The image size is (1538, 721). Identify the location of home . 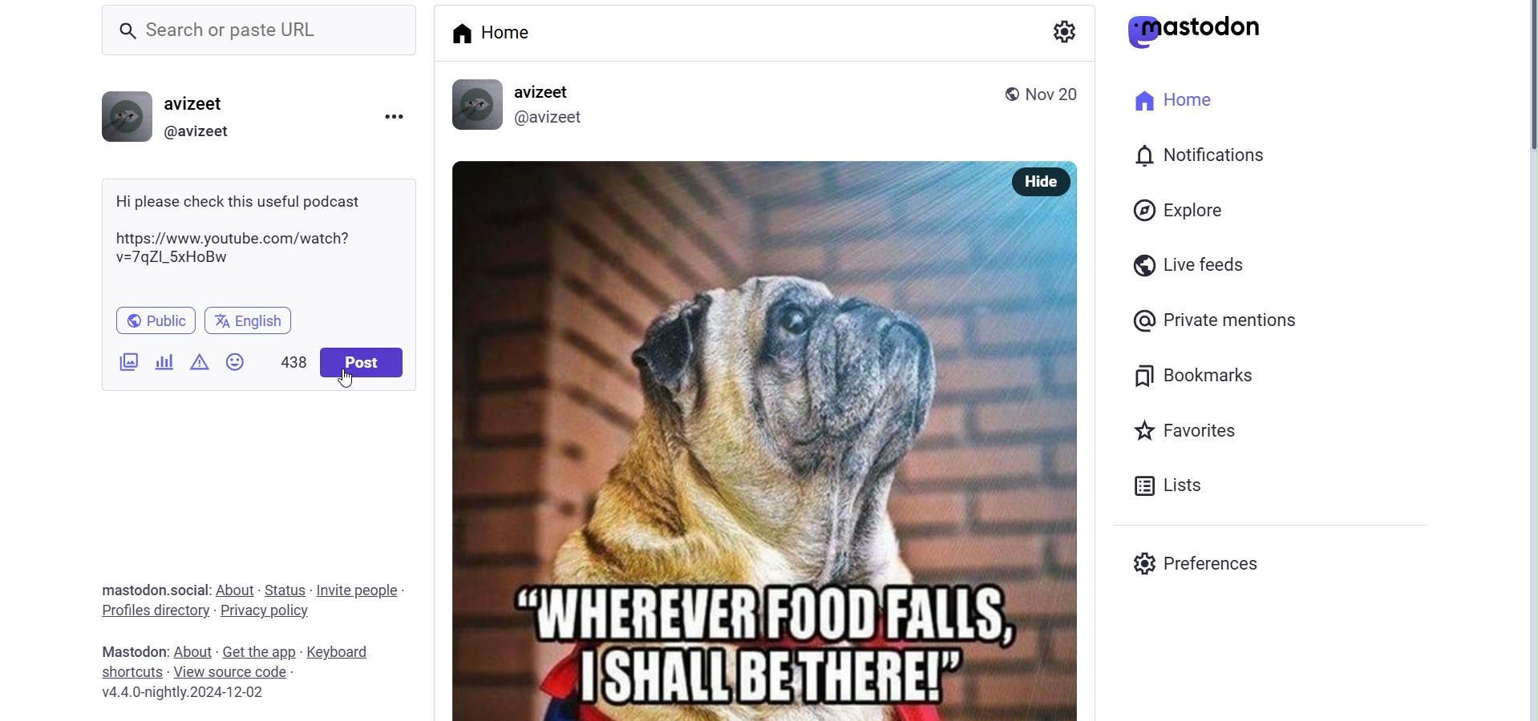
(500, 32).